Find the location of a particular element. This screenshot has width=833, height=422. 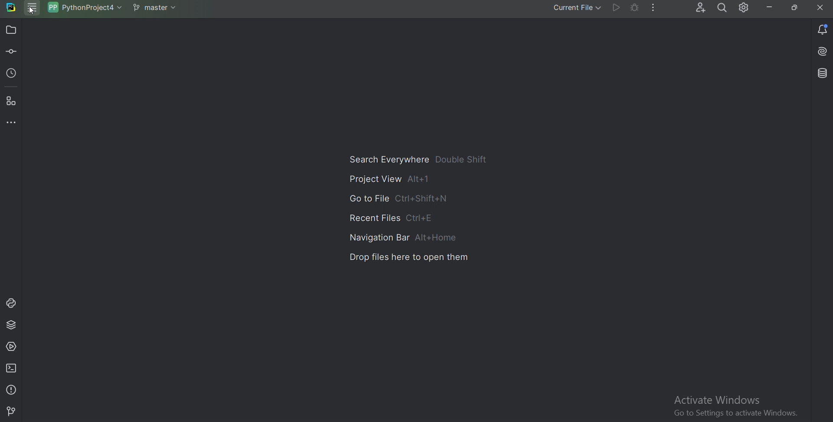

Project view is located at coordinates (390, 179).